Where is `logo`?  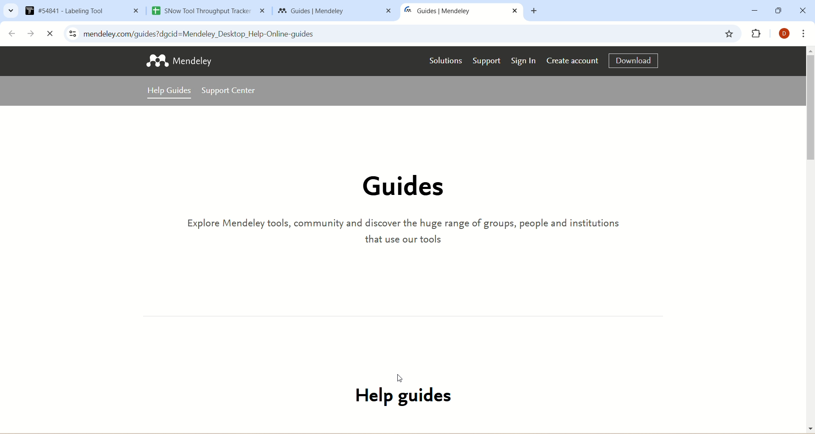
logo is located at coordinates (156, 60).